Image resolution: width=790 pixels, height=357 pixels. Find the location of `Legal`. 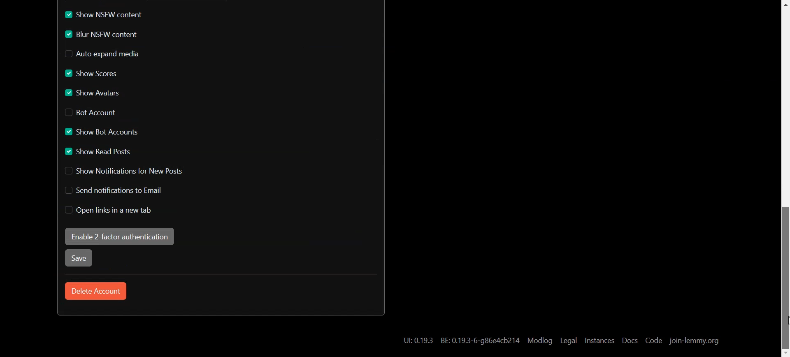

Legal is located at coordinates (569, 341).